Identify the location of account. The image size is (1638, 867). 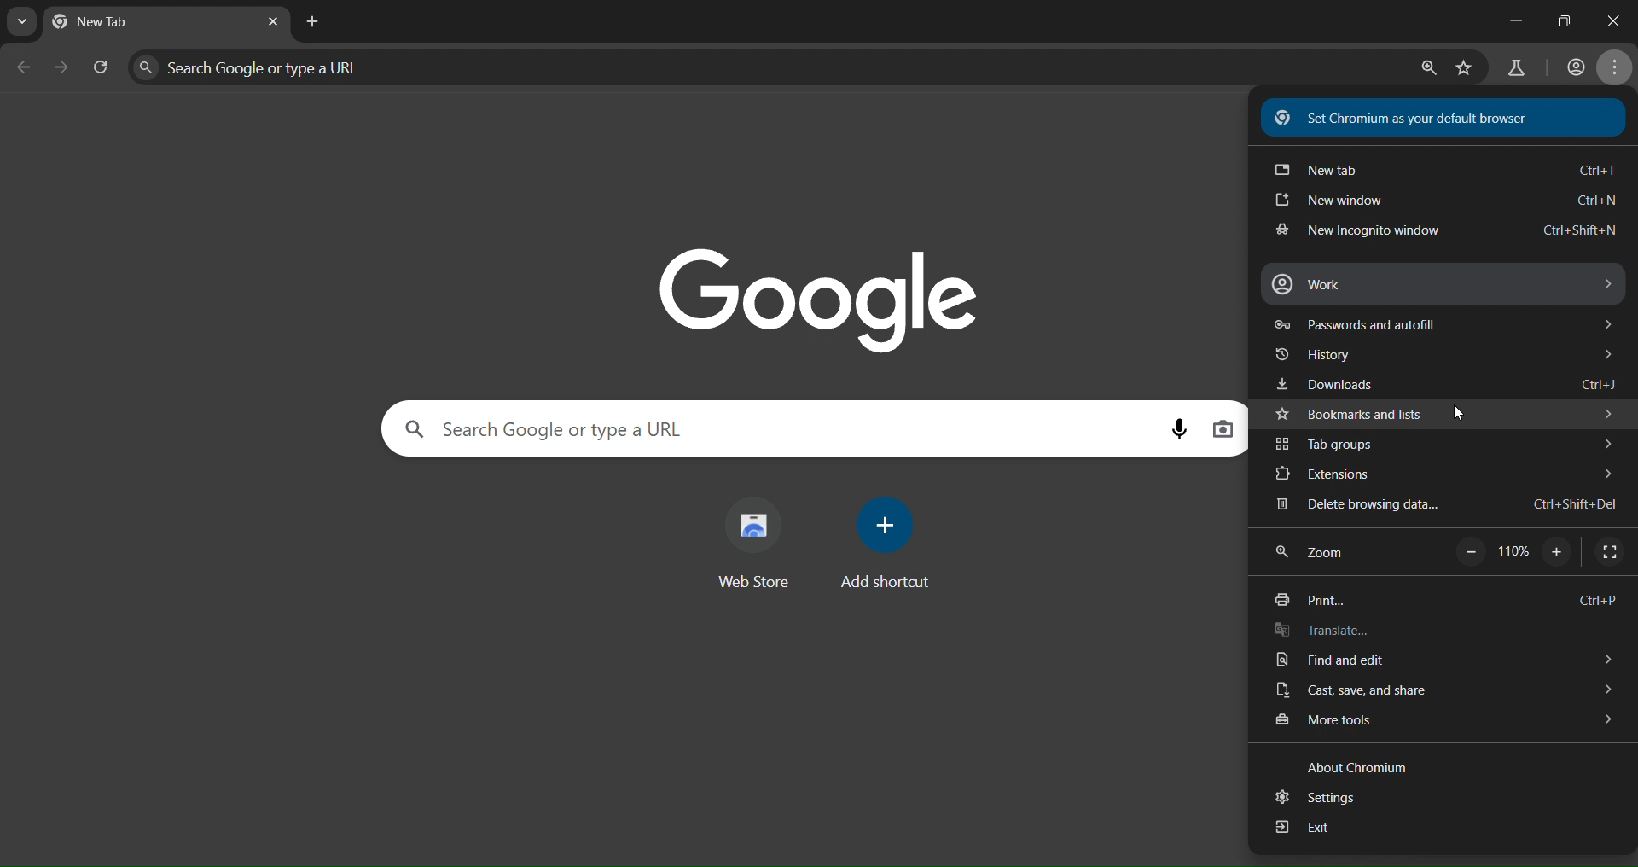
(1572, 66).